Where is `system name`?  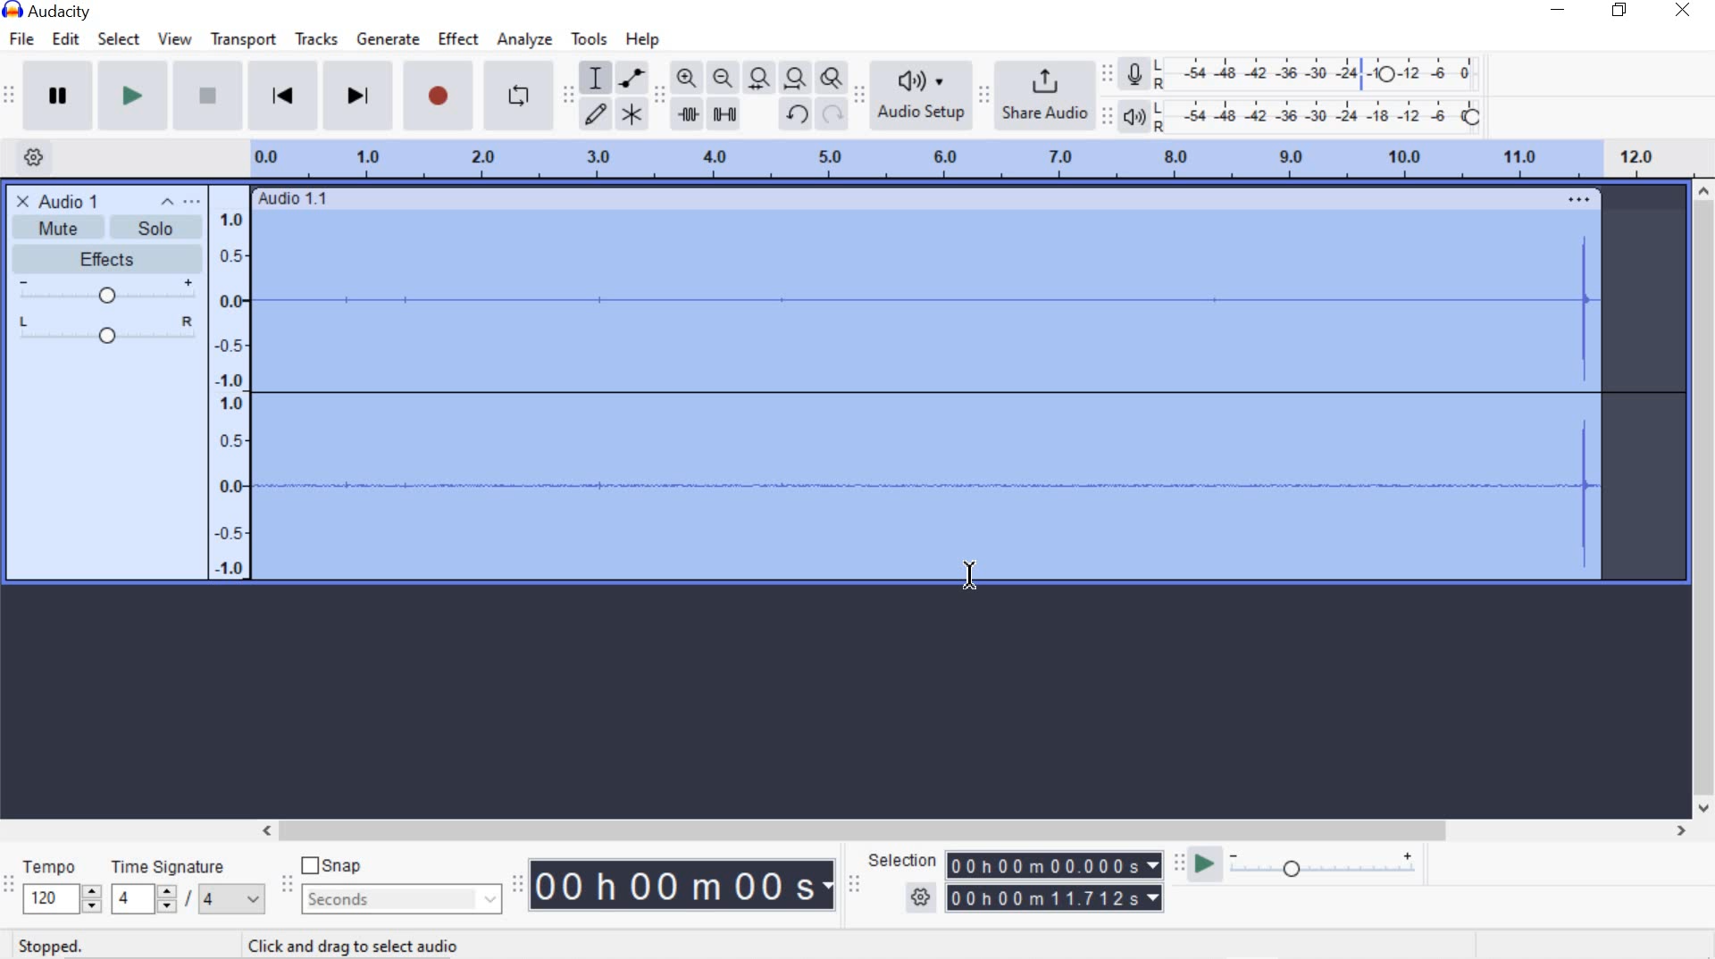 system name is located at coordinates (46, 12).